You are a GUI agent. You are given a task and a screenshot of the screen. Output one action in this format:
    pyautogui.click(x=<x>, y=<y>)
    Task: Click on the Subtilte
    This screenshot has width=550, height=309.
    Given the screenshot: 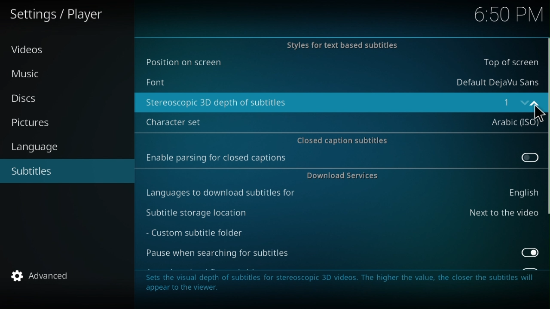 What is the action you would take?
    pyautogui.click(x=32, y=172)
    